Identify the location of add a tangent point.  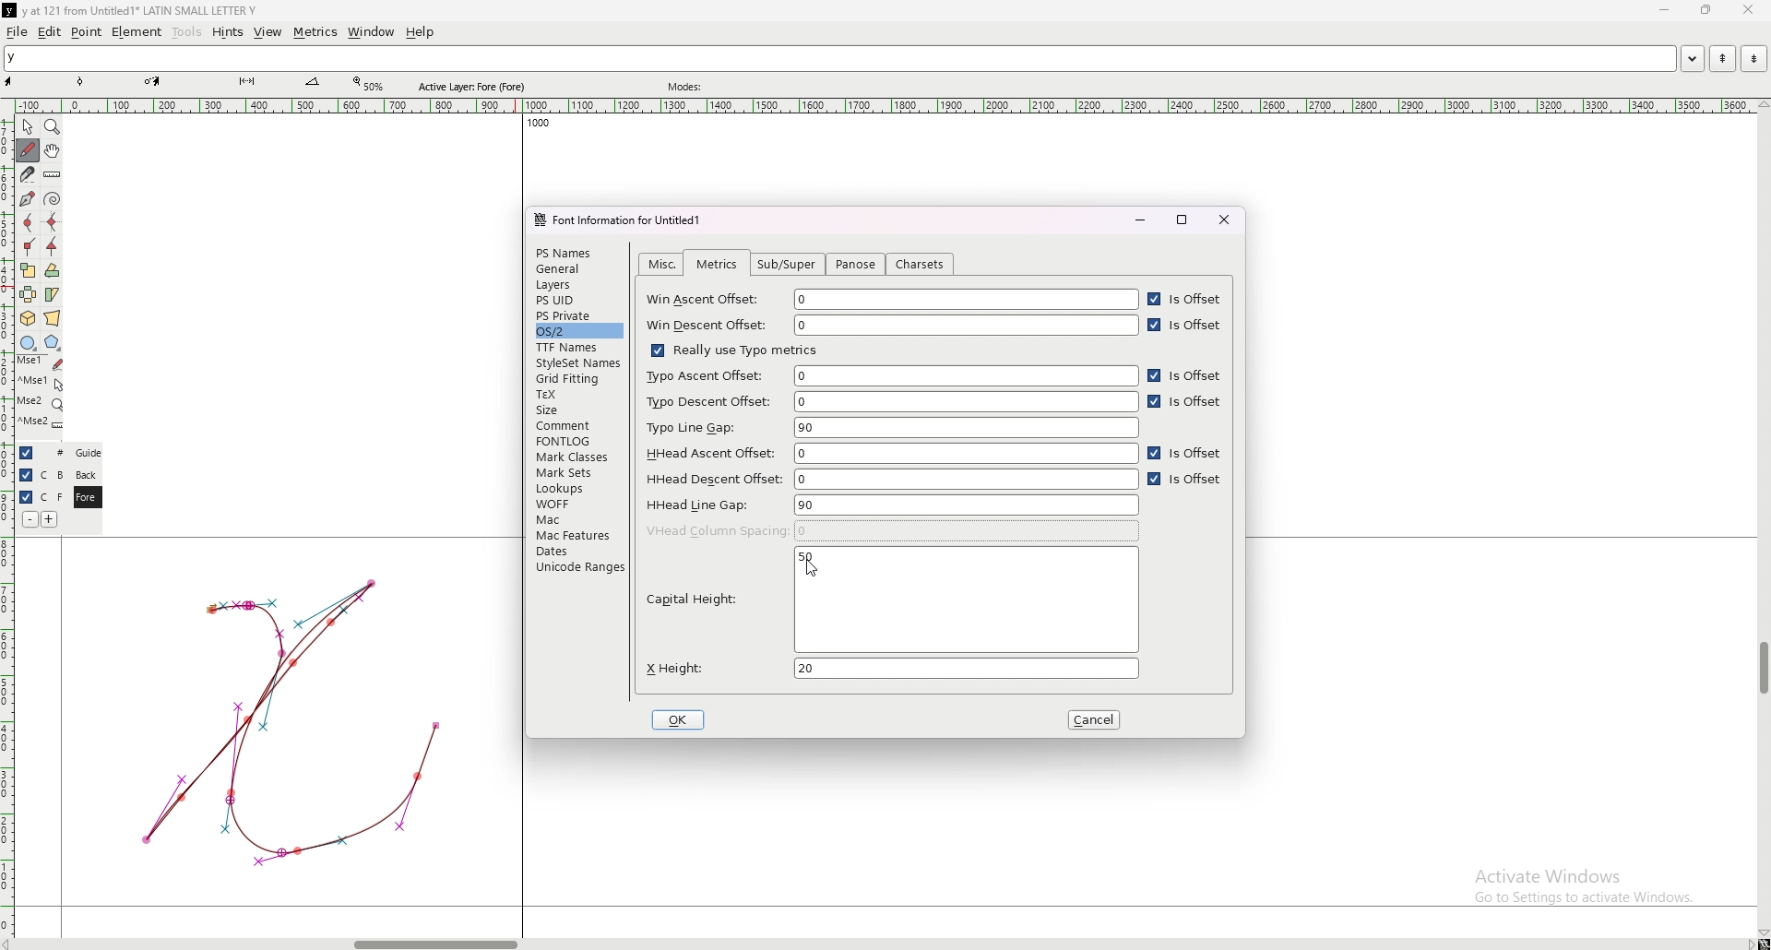
(53, 247).